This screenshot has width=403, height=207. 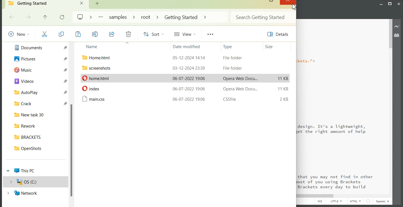 I want to click on Spaces: 4, so click(x=383, y=202).